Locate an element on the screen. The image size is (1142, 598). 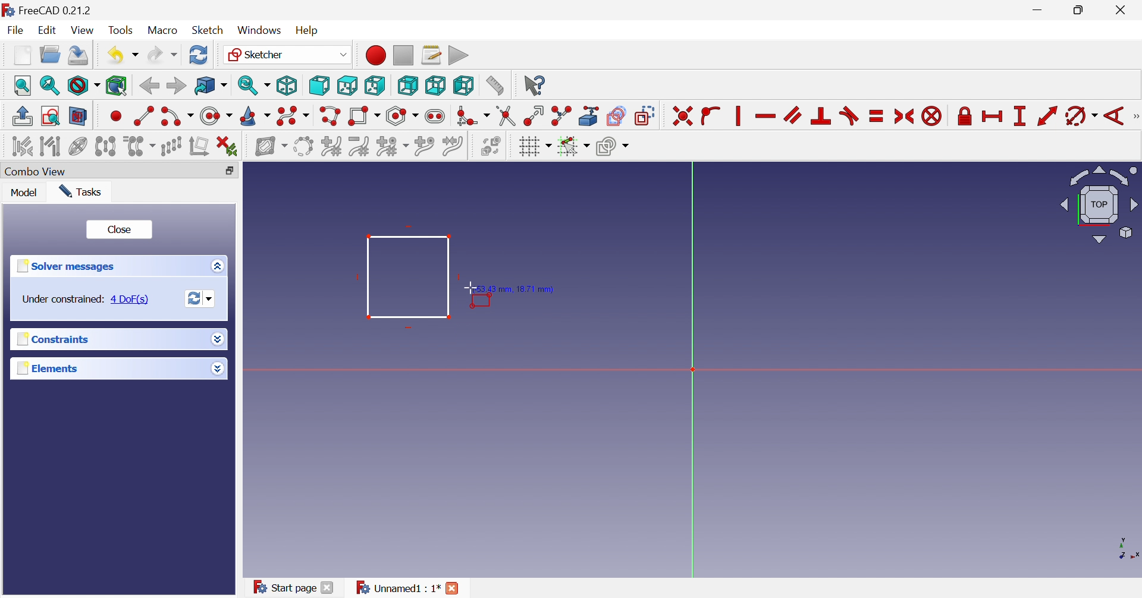
Constrain vertical distance is located at coordinates (1019, 116).